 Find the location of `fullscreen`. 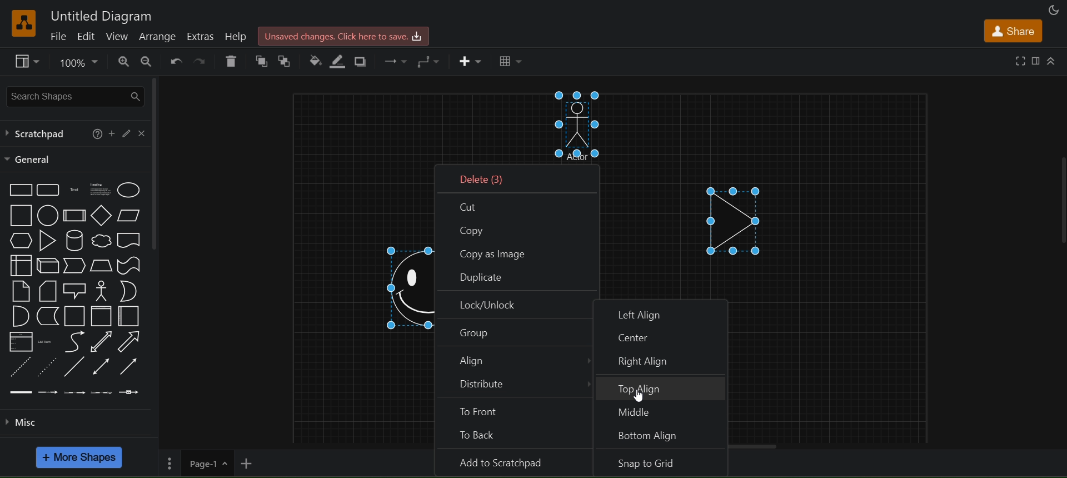

fullscreen is located at coordinates (1020, 60).